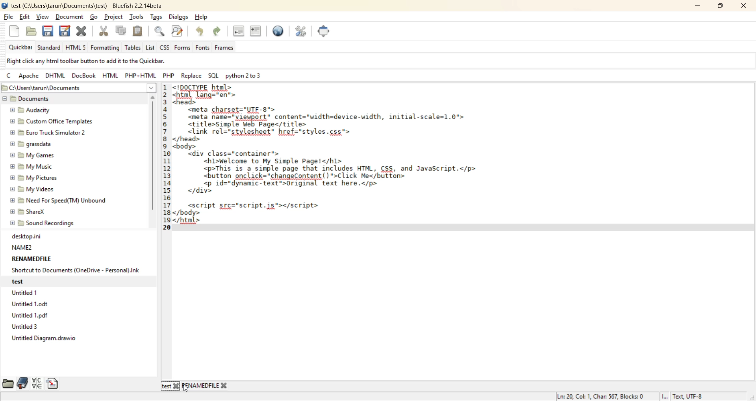 This screenshot has height=401, width=756. Describe the element at coordinates (226, 48) in the screenshot. I see `frames` at that location.